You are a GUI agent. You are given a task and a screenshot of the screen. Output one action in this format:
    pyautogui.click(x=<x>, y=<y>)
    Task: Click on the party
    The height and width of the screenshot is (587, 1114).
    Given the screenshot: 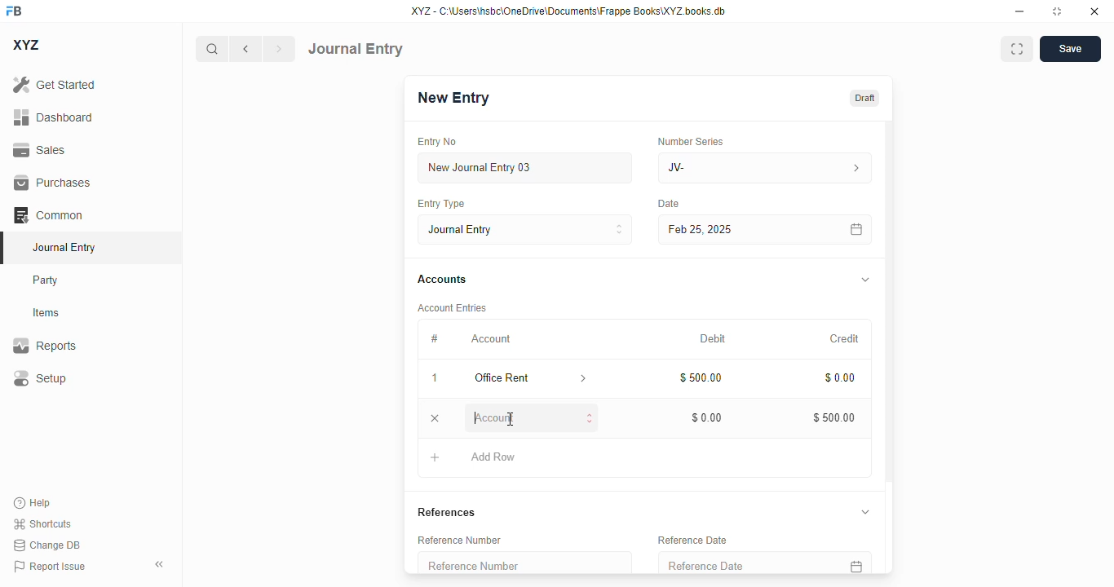 What is the action you would take?
    pyautogui.click(x=46, y=280)
    